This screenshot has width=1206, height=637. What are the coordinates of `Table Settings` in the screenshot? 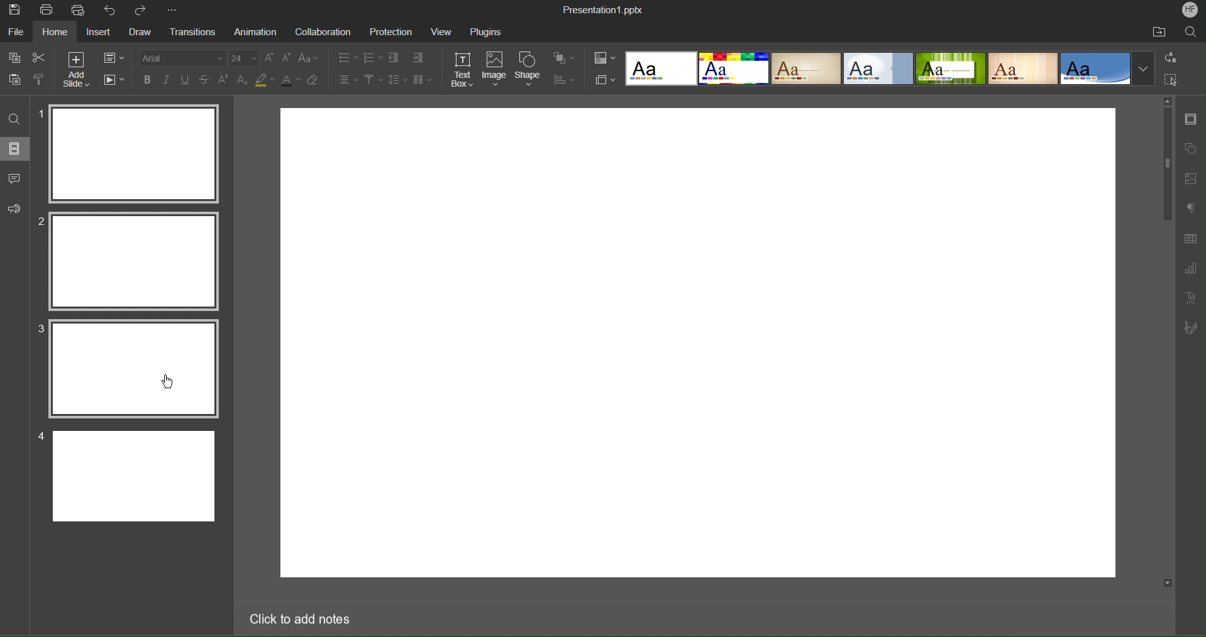 It's located at (1190, 238).